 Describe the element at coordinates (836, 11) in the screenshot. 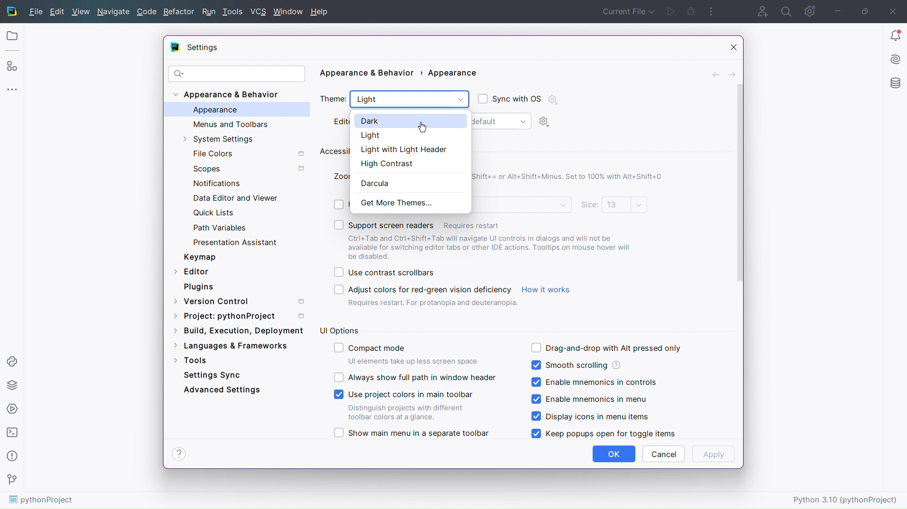

I see `Minimize` at that location.